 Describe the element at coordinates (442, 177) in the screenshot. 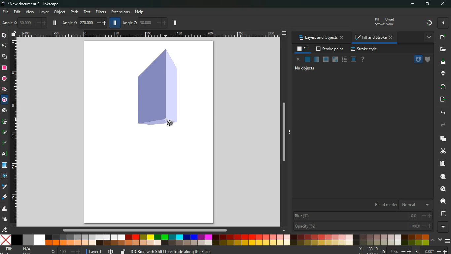

I see `search` at that location.